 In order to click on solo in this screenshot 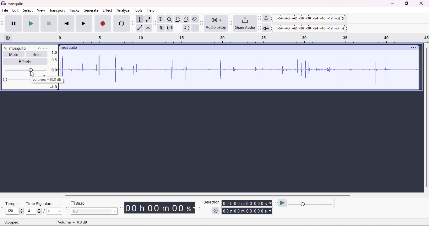, I will do `click(36, 54)`.